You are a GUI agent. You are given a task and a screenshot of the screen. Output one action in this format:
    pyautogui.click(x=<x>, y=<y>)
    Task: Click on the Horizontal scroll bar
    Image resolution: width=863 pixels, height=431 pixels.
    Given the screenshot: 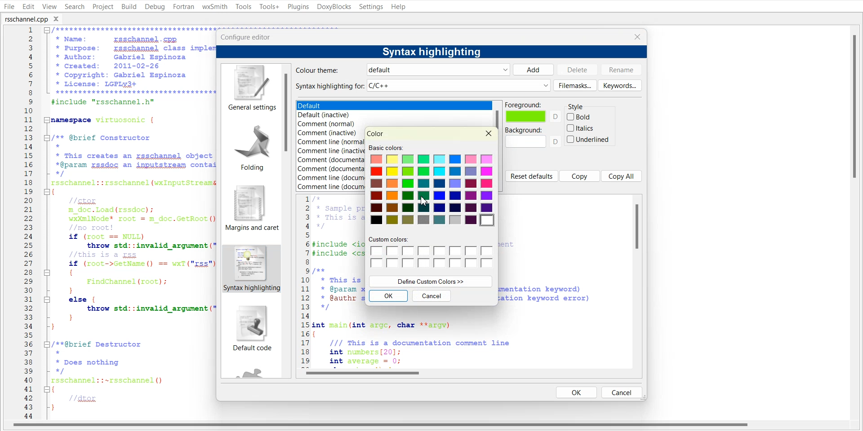 What is the action you would take?
    pyautogui.click(x=470, y=373)
    